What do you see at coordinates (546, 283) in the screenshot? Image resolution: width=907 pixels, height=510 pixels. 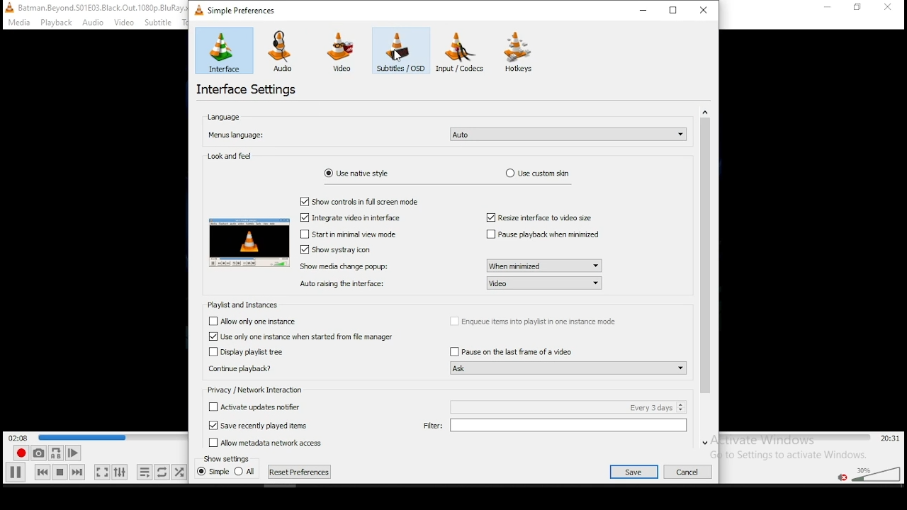 I see `` at bounding box center [546, 283].